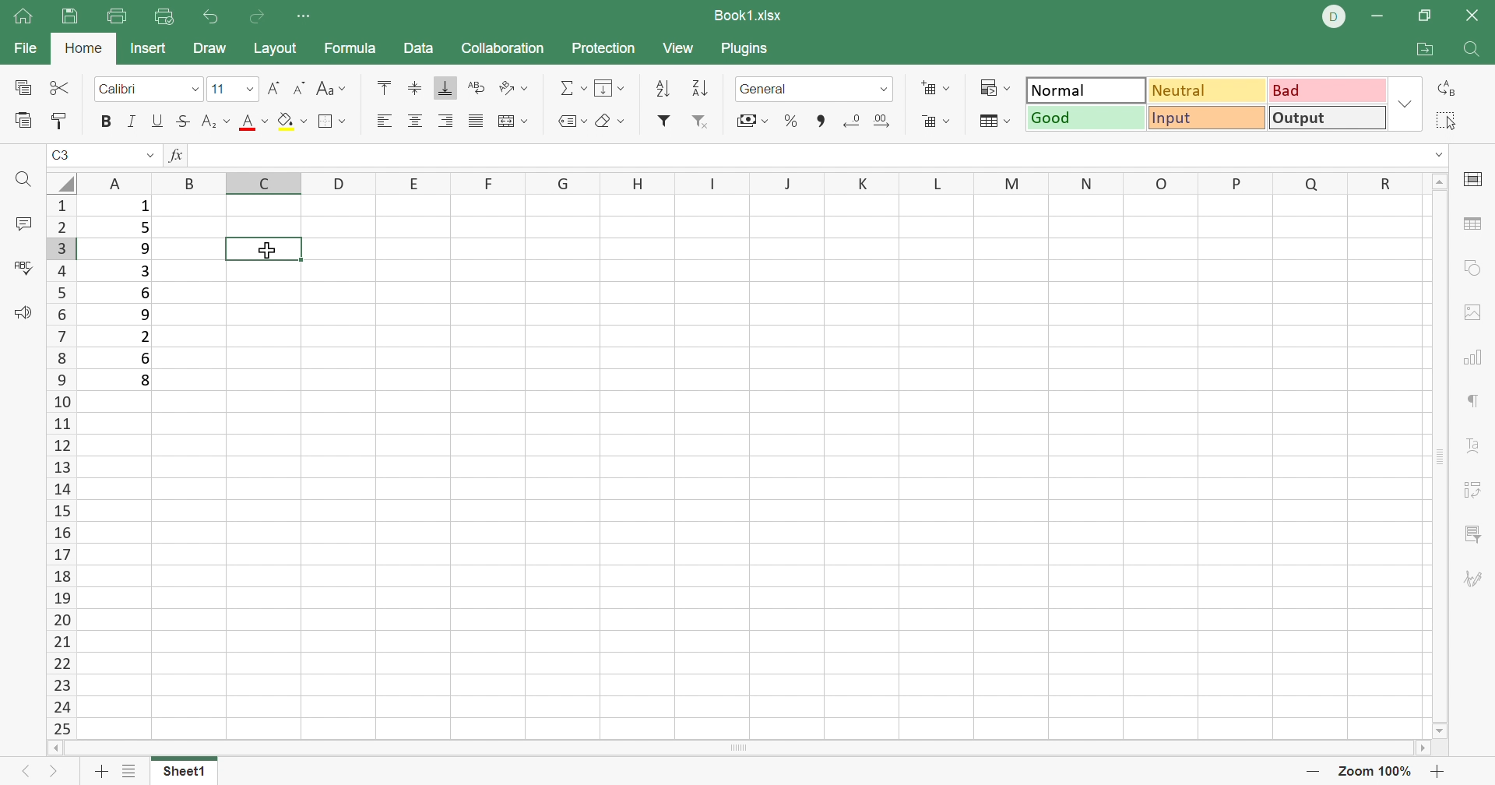 This screenshot has height=785, width=1495. Describe the element at coordinates (149, 360) in the screenshot. I see `6` at that location.